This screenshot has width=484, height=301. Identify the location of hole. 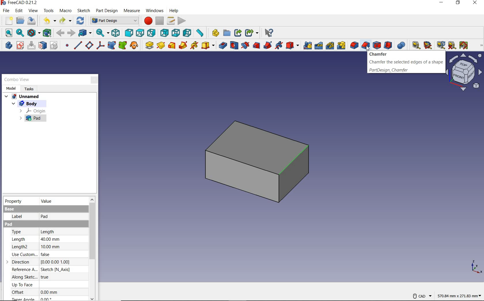
(234, 45).